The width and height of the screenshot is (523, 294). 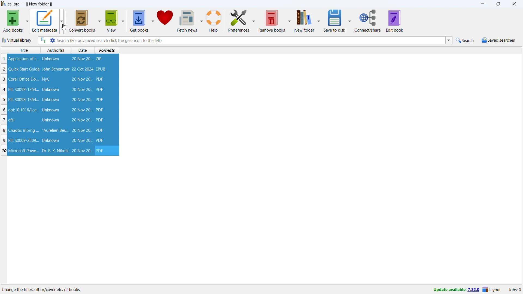 I want to click on 2, so click(x=4, y=69).